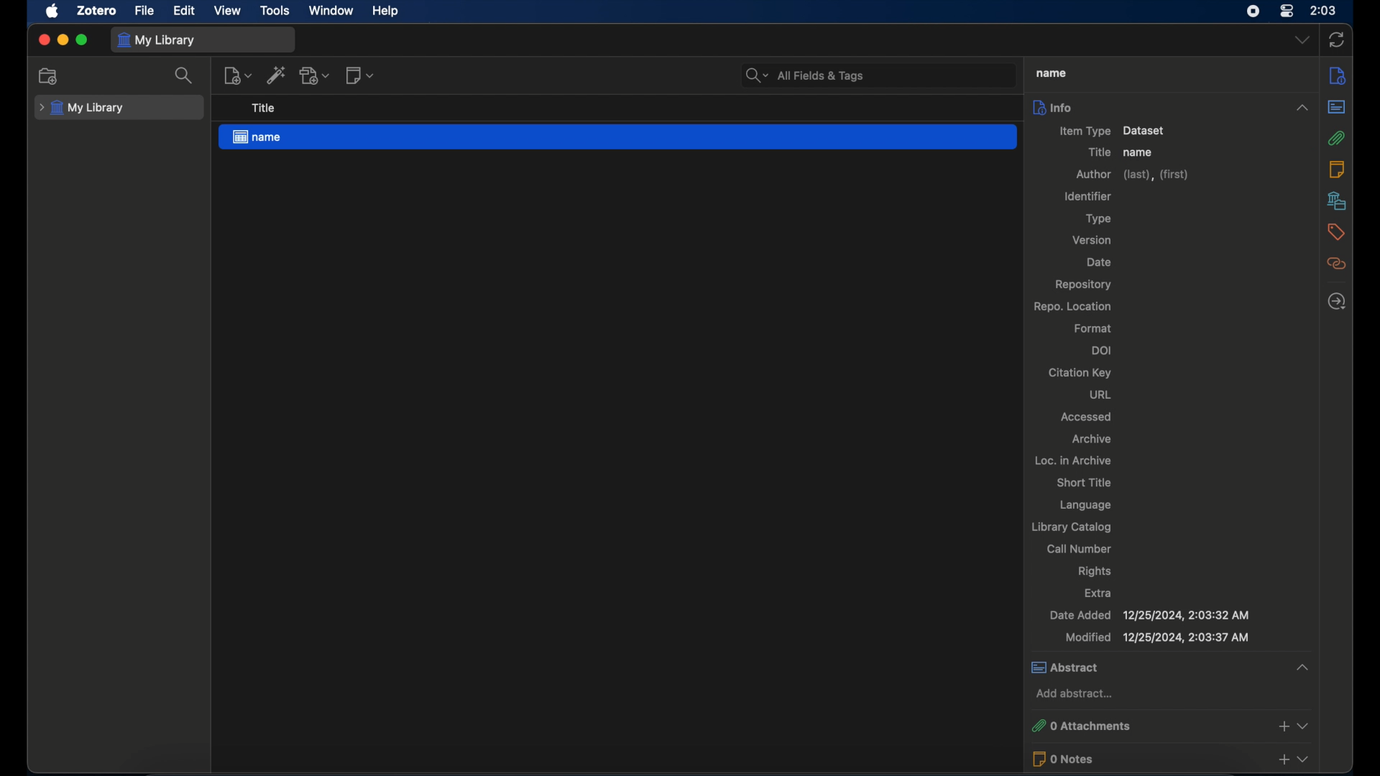 The image size is (1380, 776). What do you see at coordinates (1157, 637) in the screenshot?
I see `modified` at bounding box center [1157, 637].